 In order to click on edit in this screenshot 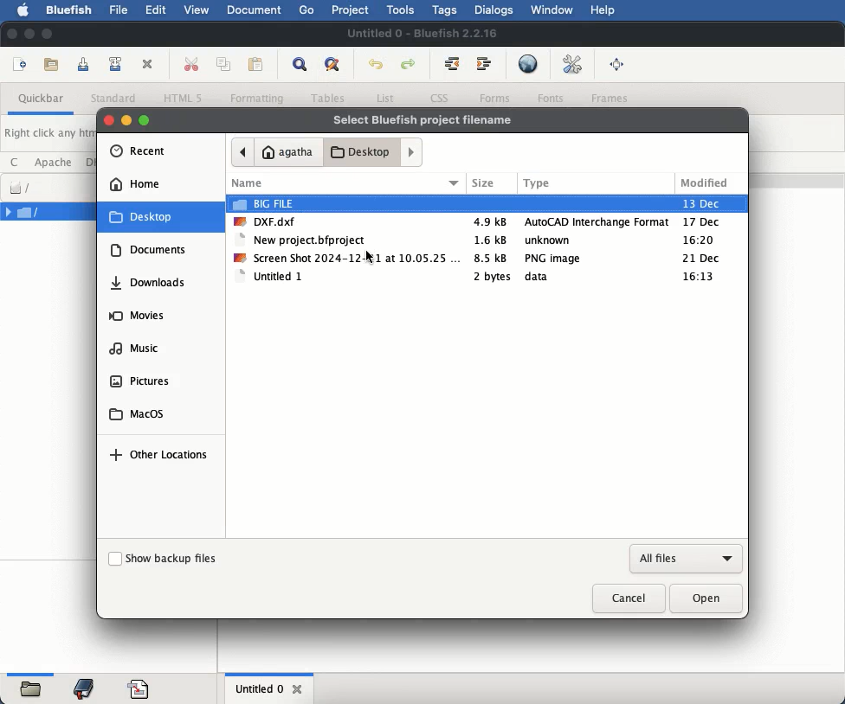, I will do `click(158, 9)`.